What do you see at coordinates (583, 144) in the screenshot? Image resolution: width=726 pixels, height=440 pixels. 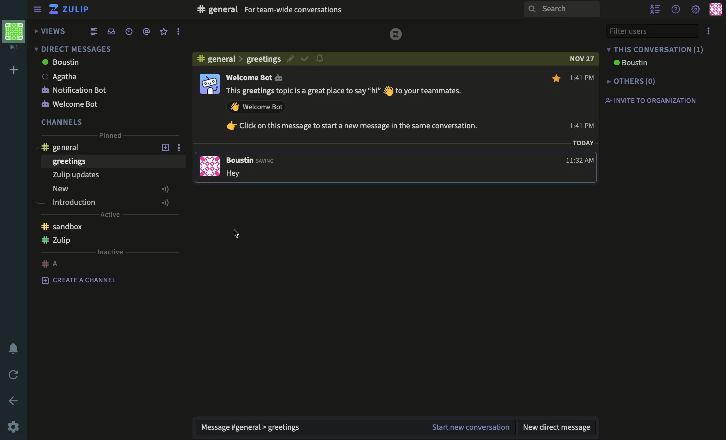 I see `TODAY` at bounding box center [583, 144].